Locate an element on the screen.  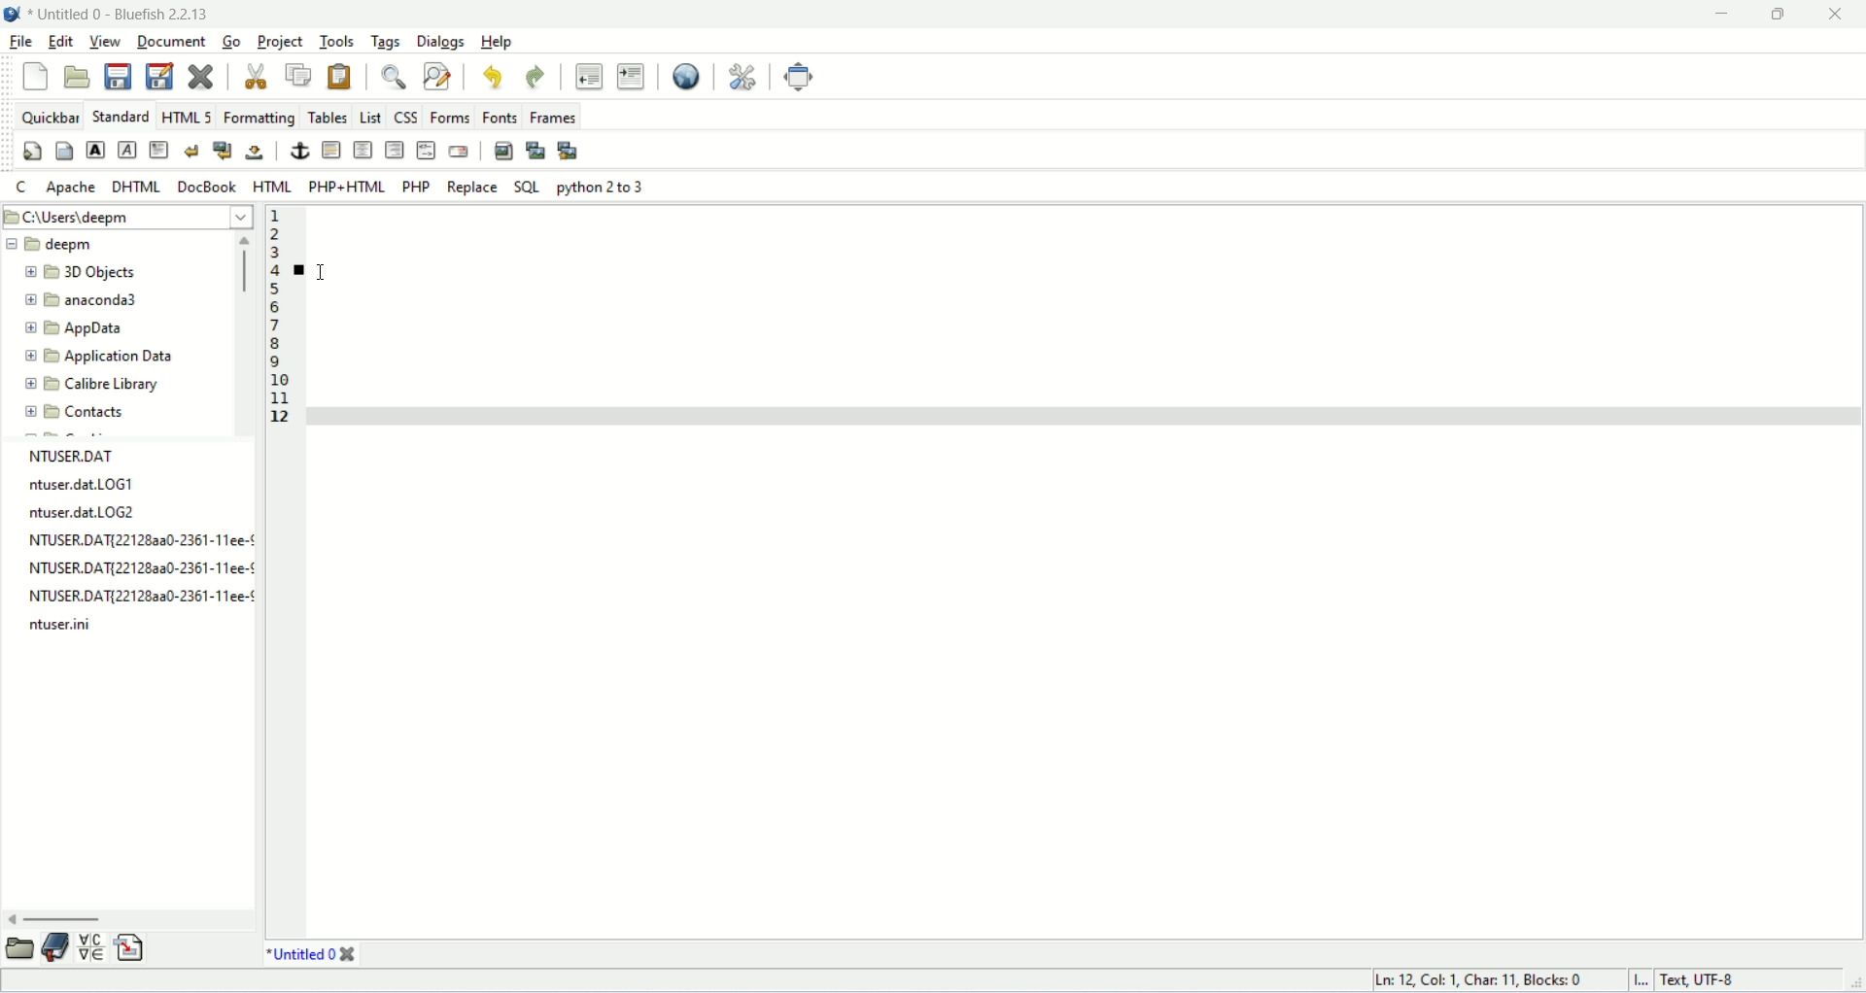
STANDARD is located at coordinates (121, 115).